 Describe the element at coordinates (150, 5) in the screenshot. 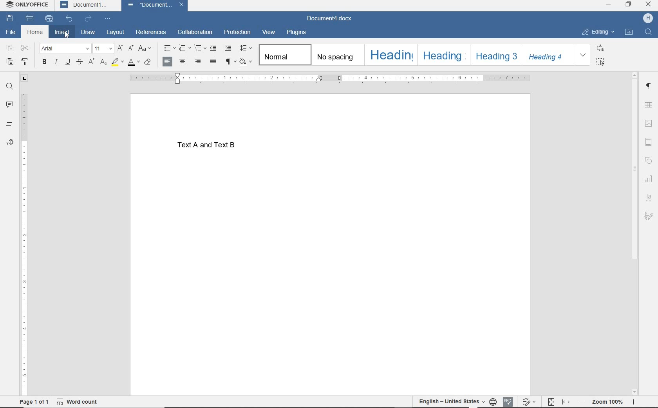

I see `document` at that location.